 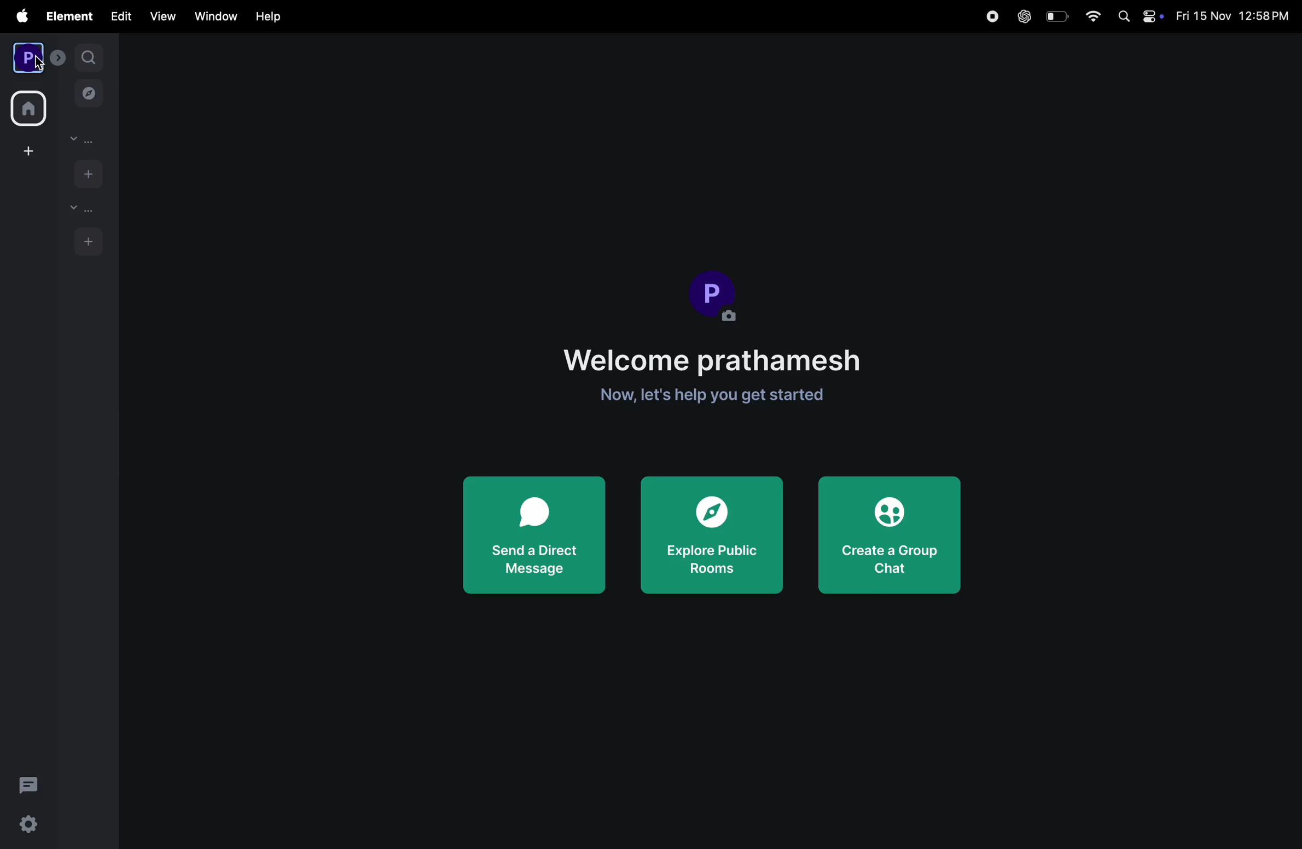 I want to click on record, so click(x=990, y=16).